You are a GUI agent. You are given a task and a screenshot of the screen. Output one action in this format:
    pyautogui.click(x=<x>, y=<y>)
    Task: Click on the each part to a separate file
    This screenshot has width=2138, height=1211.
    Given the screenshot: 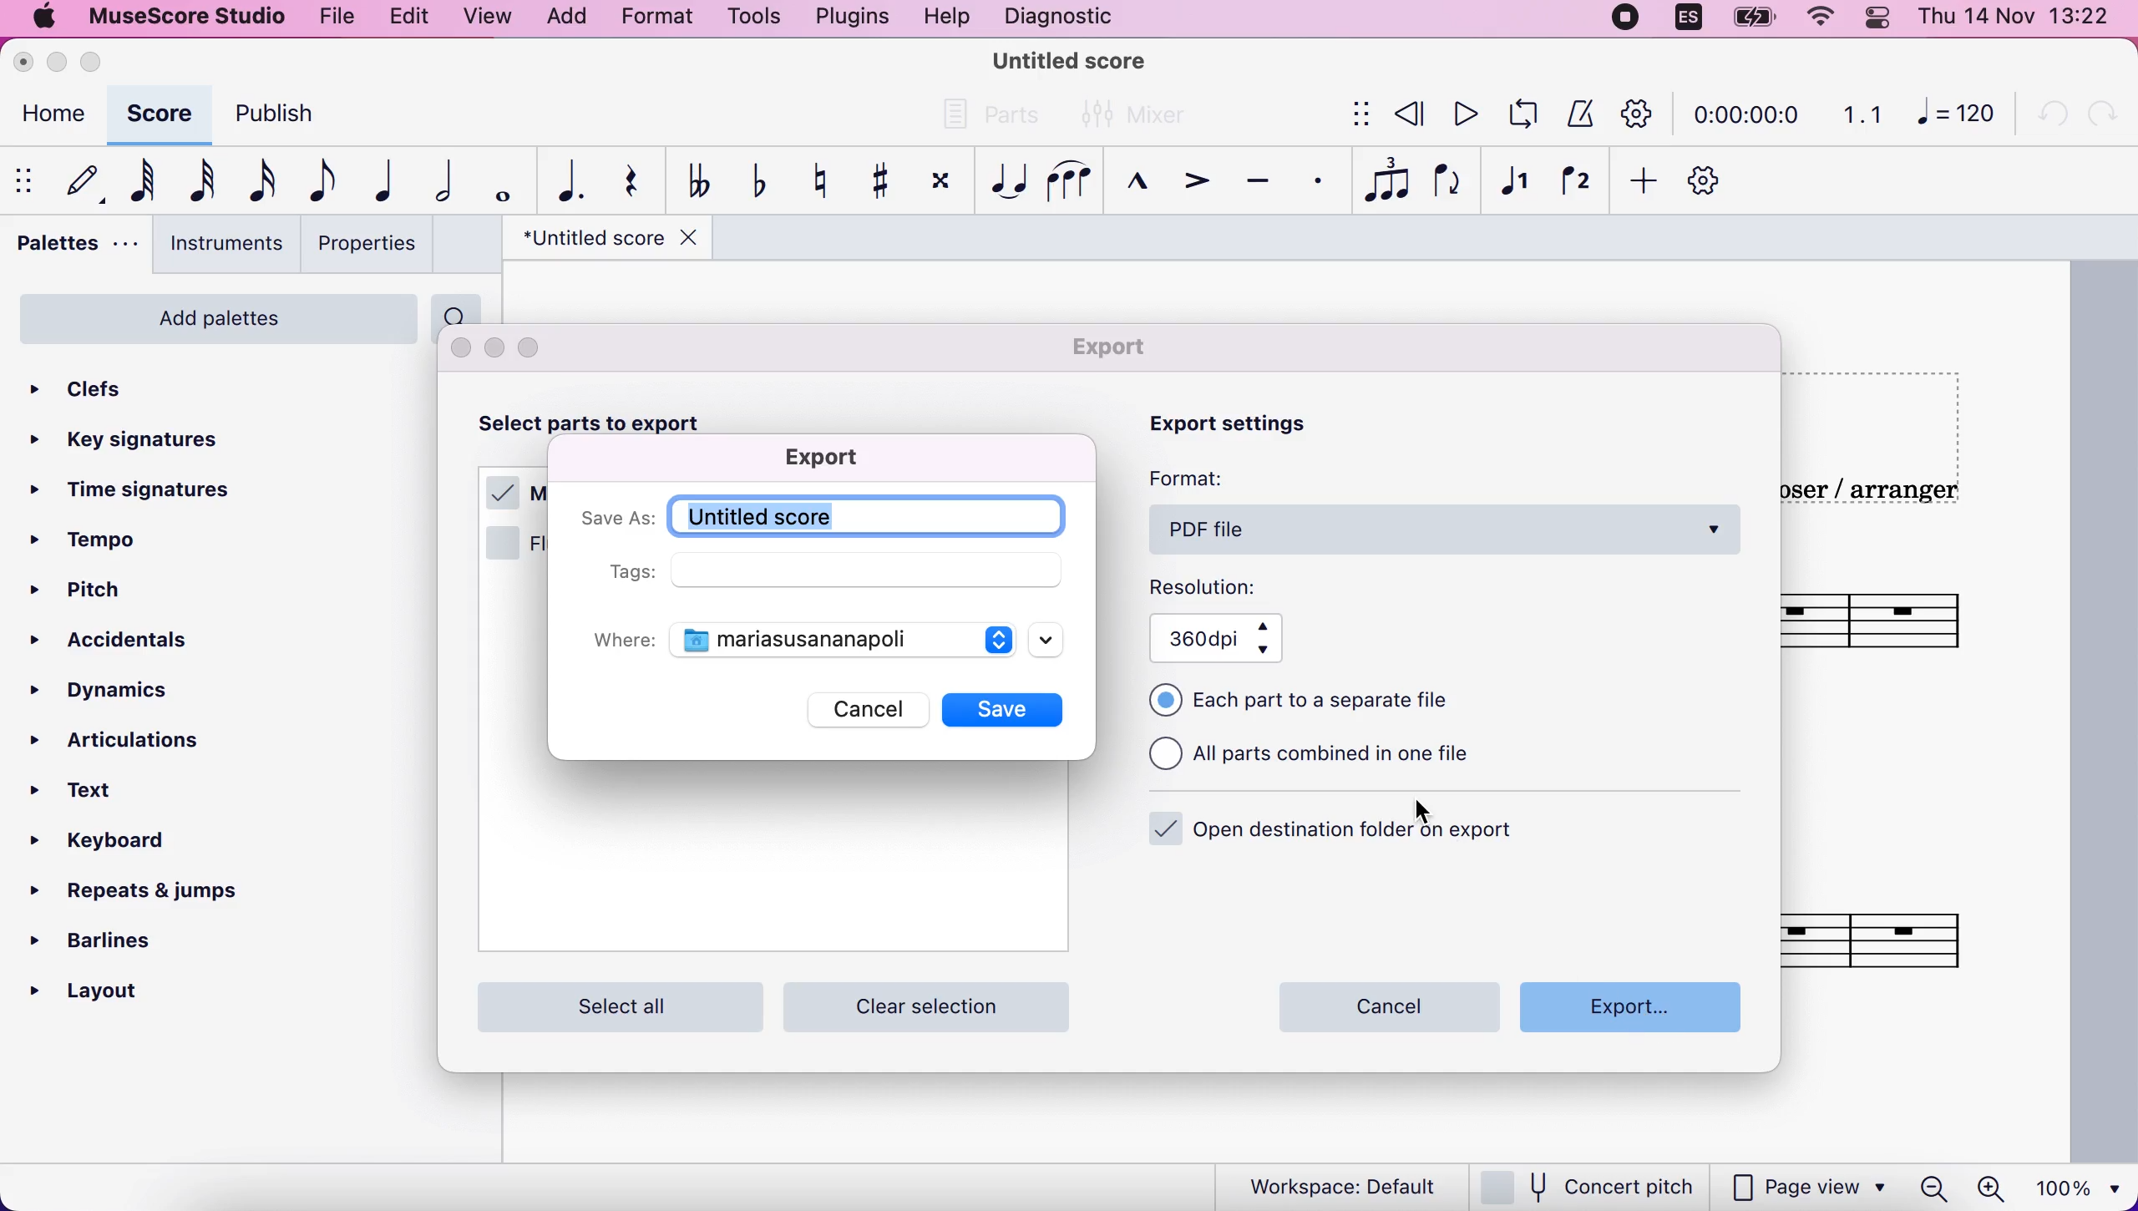 What is the action you would take?
    pyautogui.click(x=1308, y=702)
    